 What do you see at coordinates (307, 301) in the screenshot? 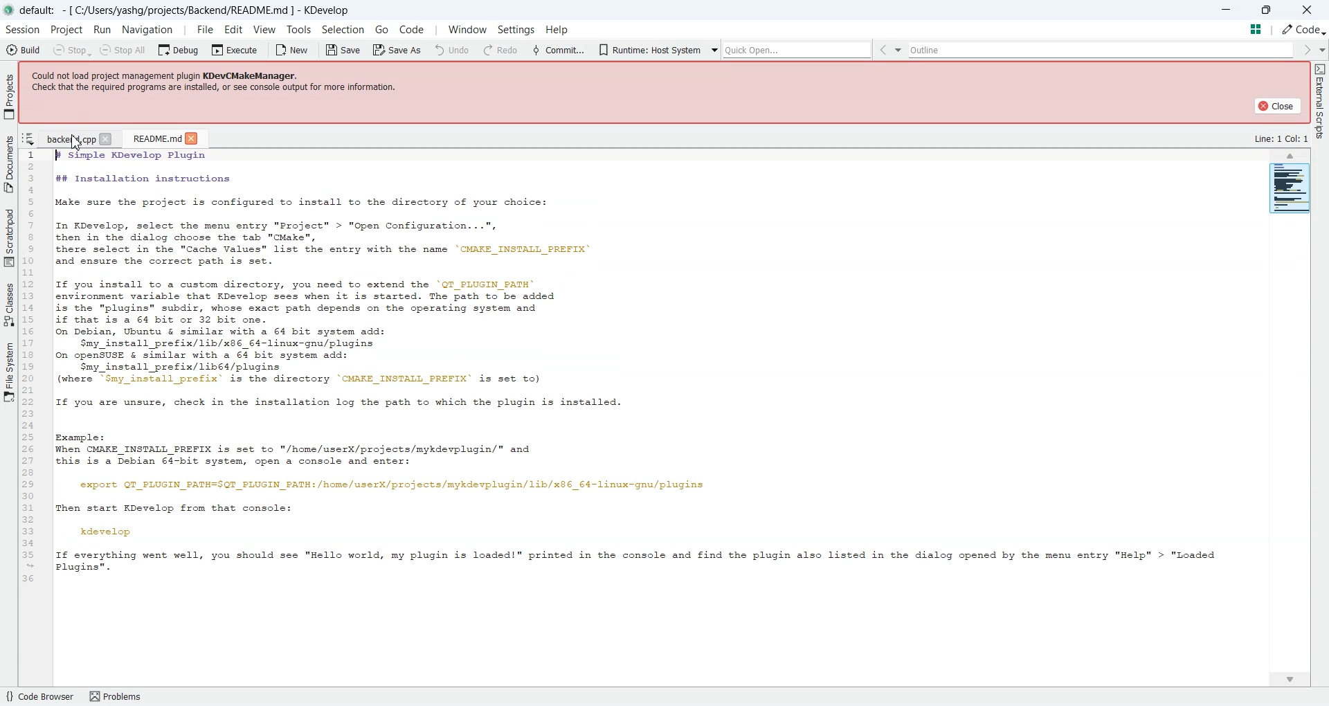
I see `If you install to a custom directory, you need to extend the 'QT PLUGIN PATH’
environment variable that KDevelop sees when it is started. The path to be added
is the "plugins" subdir, whose exact path depends on the operating system and
SF hat 1b un 58 Bik or 3 Bit doe.` at bounding box center [307, 301].